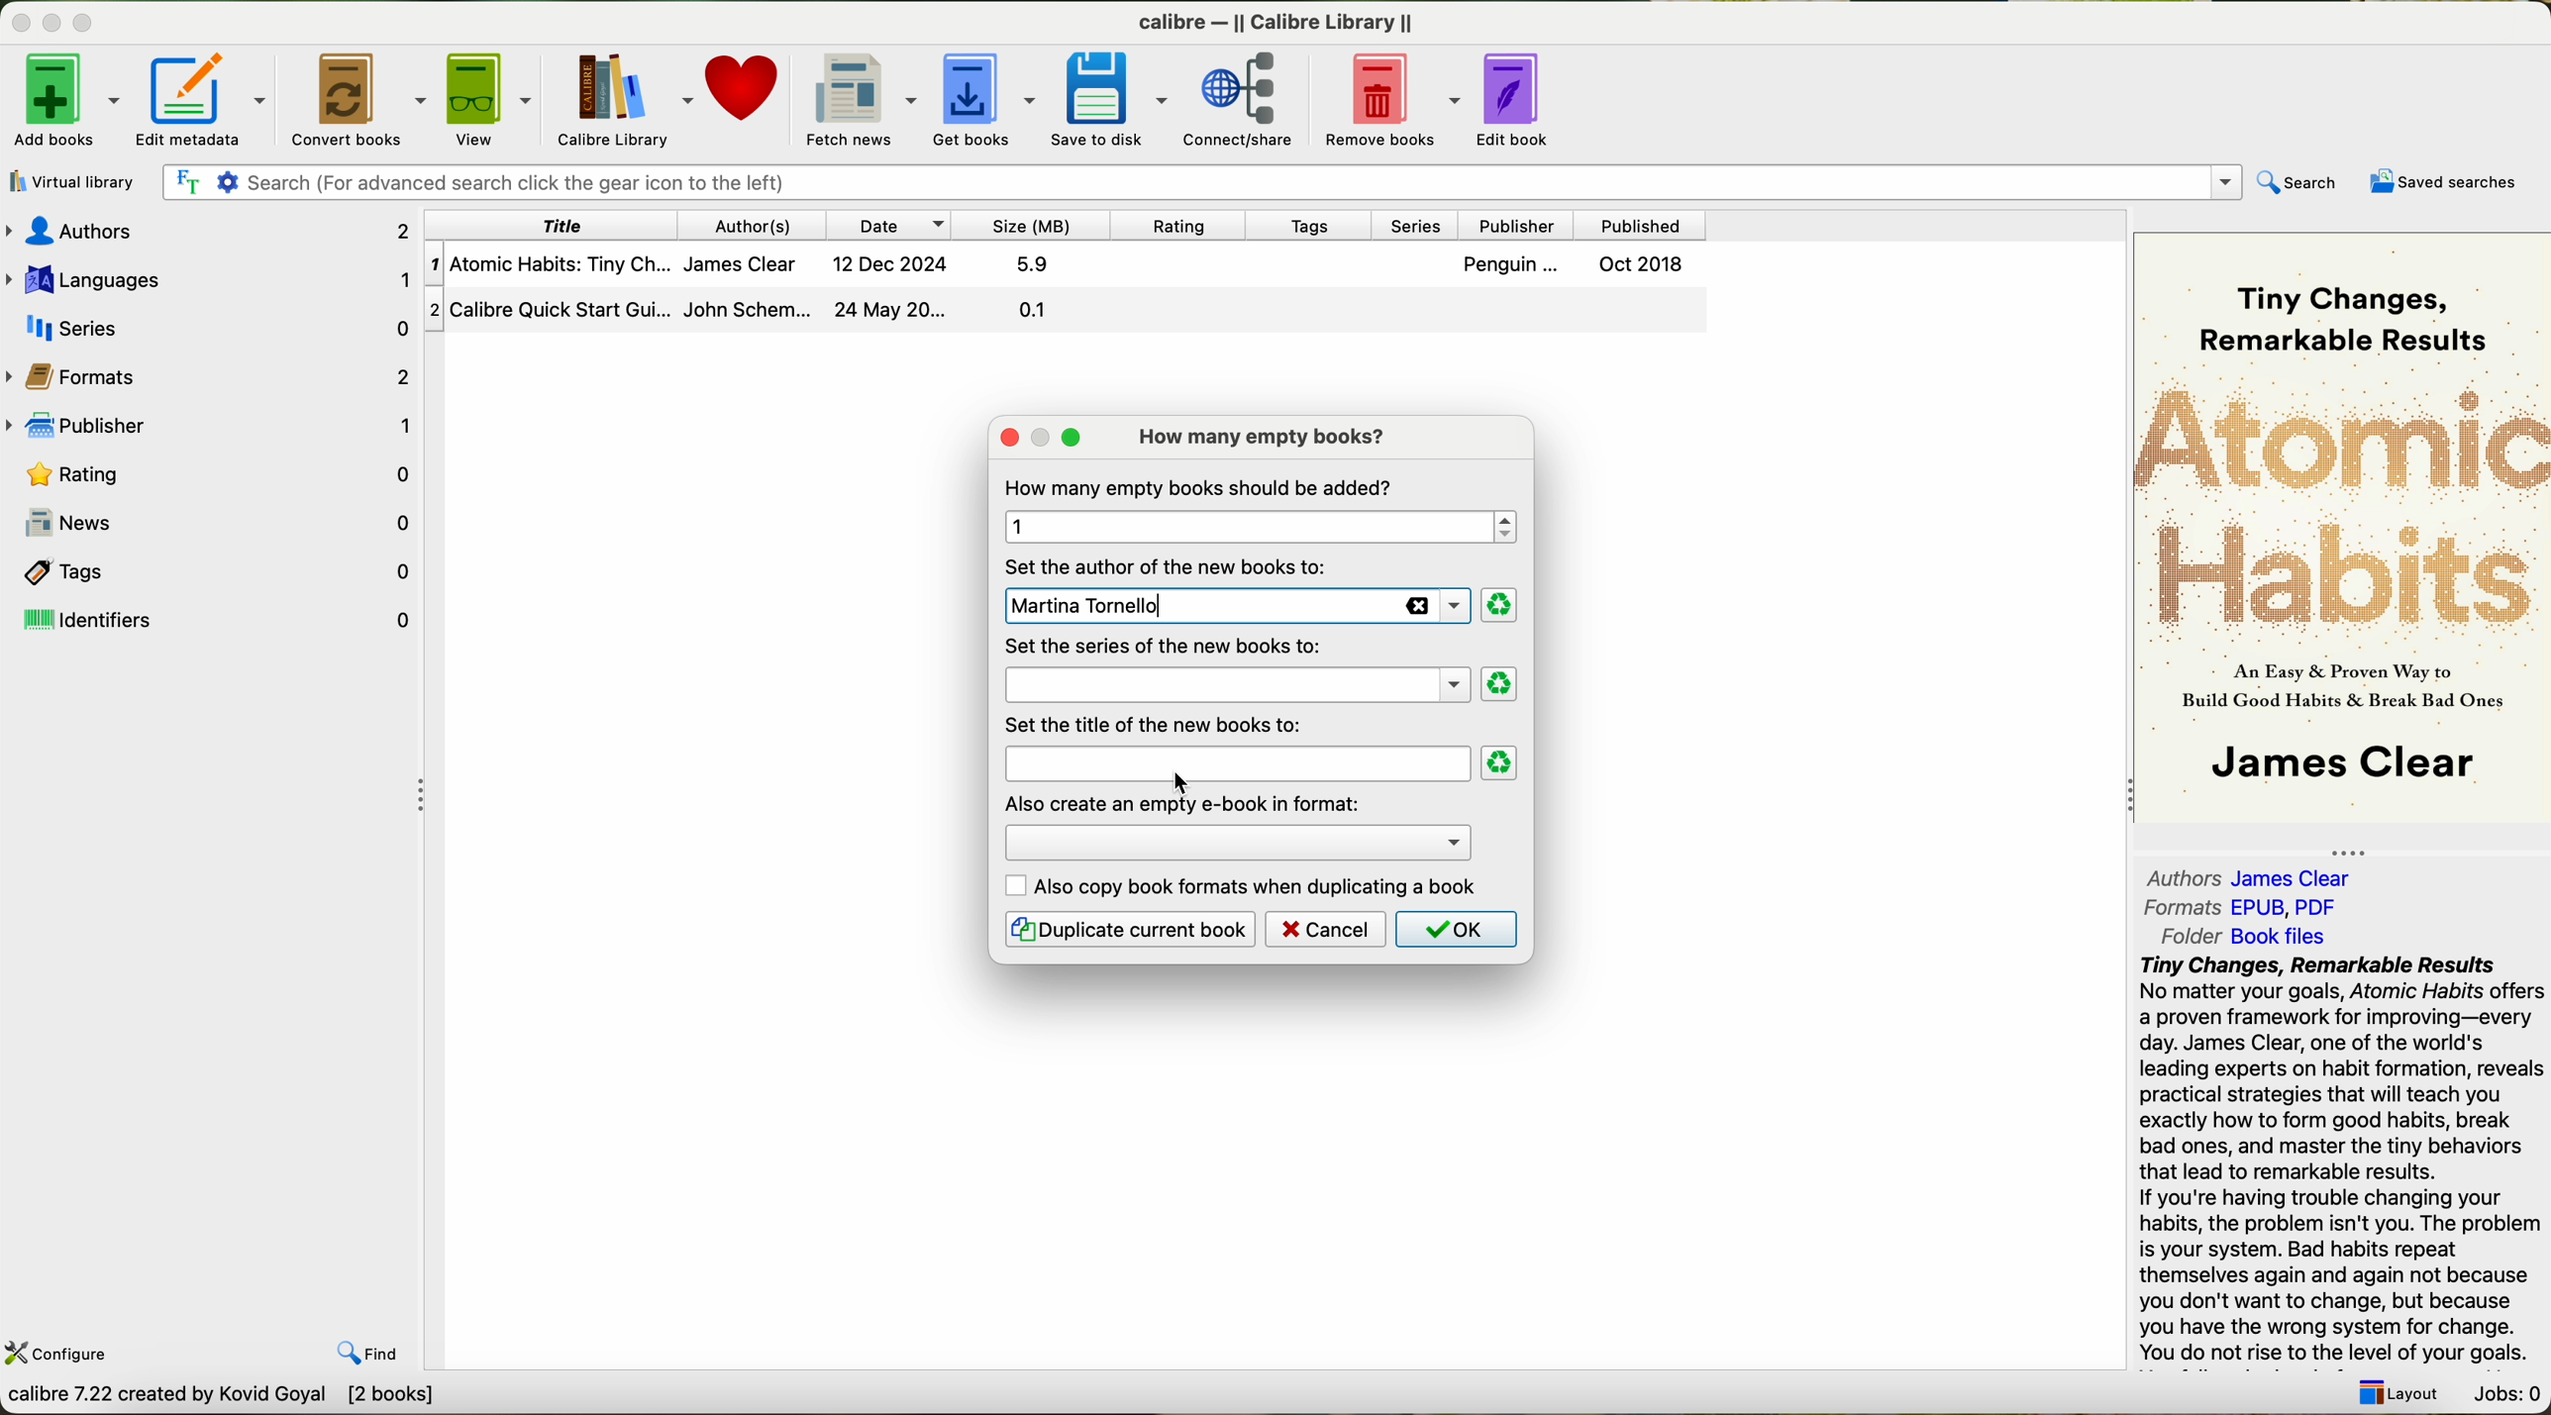 The image size is (2551, 1415). What do you see at coordinates (369, 1356) in the screenshot?
I see `find` at bounding box center [369, 1356].